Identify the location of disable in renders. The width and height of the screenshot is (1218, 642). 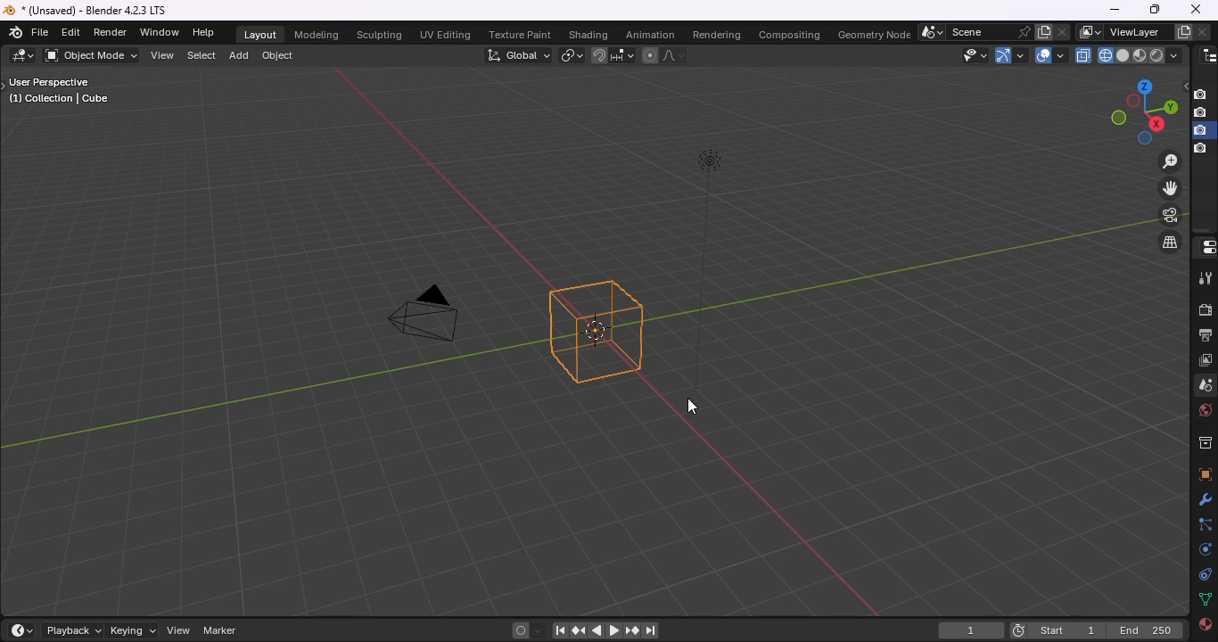
(1204, 94).